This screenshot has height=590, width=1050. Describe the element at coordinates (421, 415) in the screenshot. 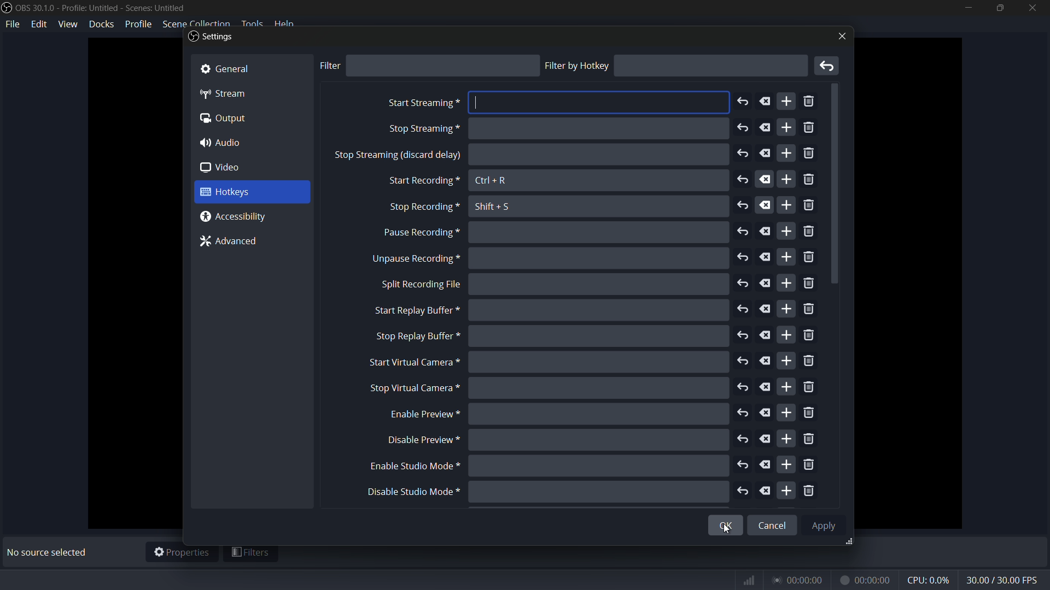

I see `enable preview` at that location.